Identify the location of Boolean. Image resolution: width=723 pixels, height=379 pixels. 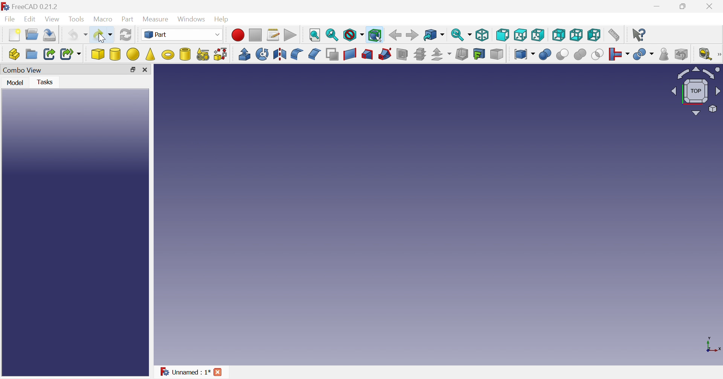
(545, 56).